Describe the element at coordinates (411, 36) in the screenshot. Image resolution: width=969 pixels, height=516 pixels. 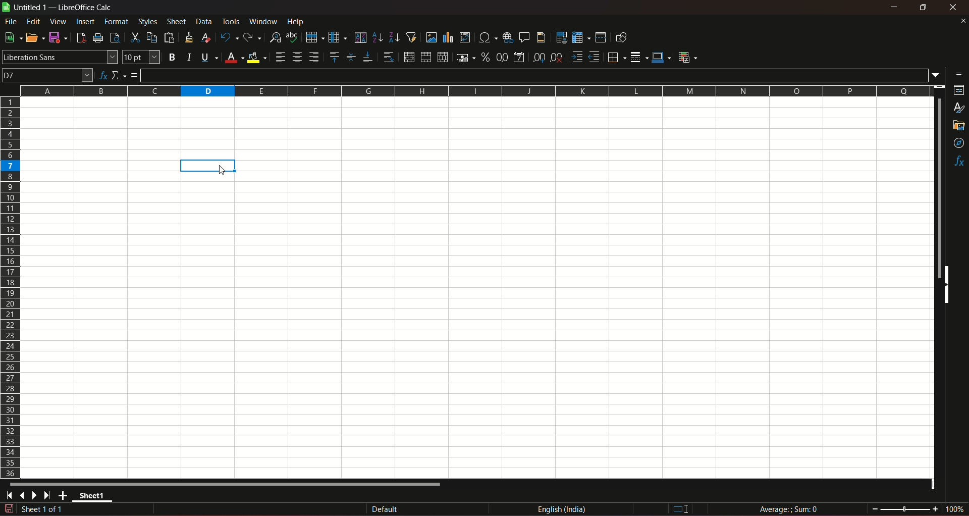
I see `auto filter` at that location.